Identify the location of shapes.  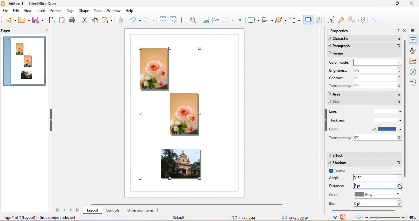
(413, 83).